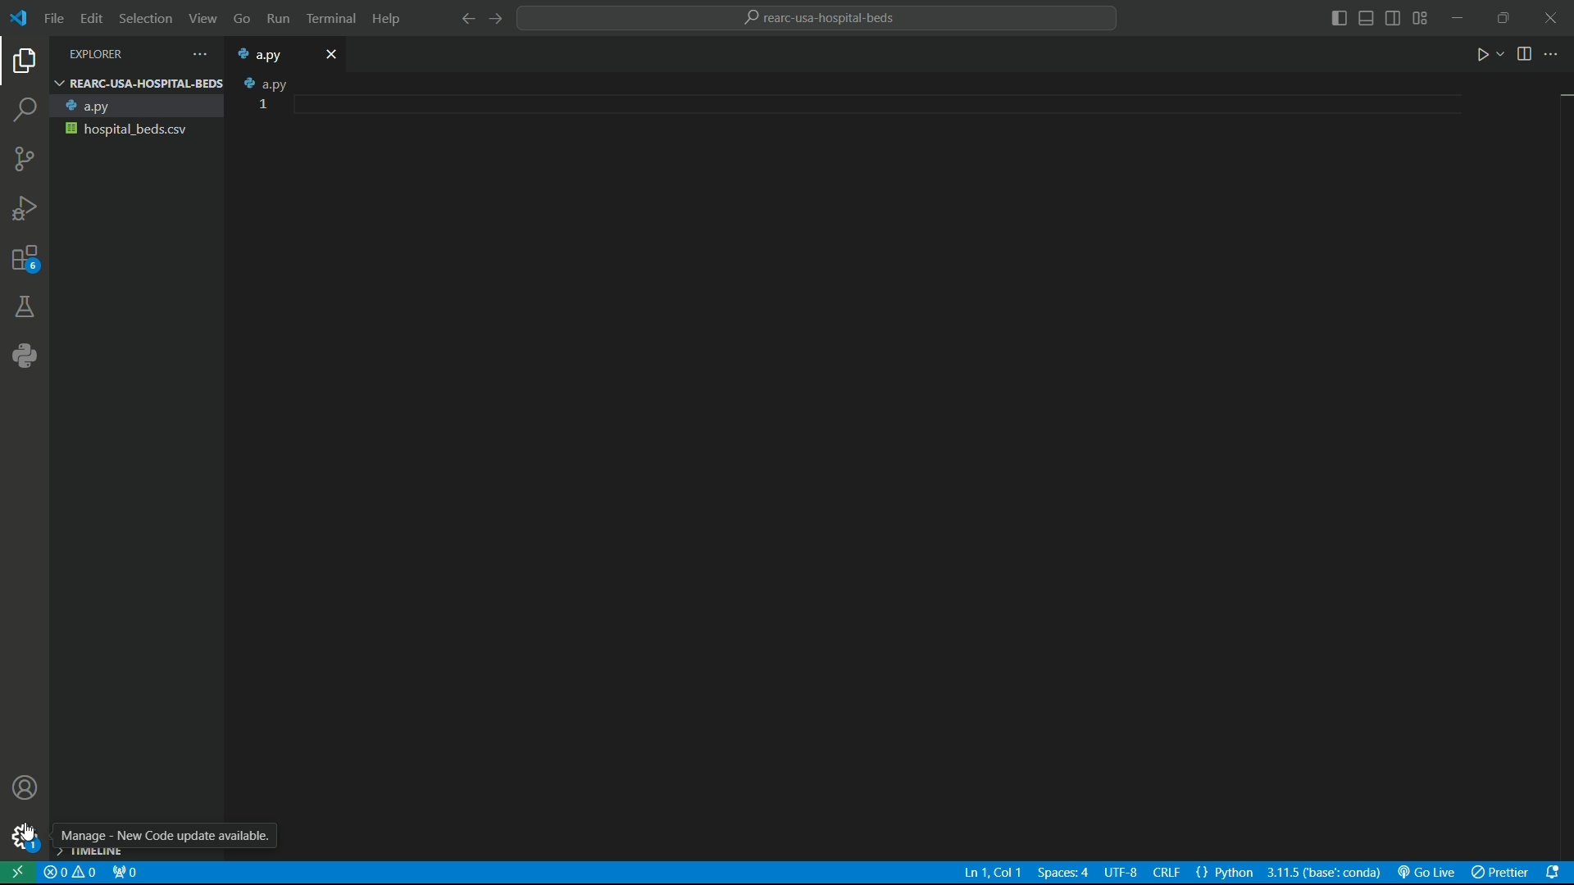 The height and width of the screenshot is (885, 1574). Describe the element at coordinates (138, 83) in the screenshot. I see `REARC-USA-HOSPITAL-BEDS` at that location.